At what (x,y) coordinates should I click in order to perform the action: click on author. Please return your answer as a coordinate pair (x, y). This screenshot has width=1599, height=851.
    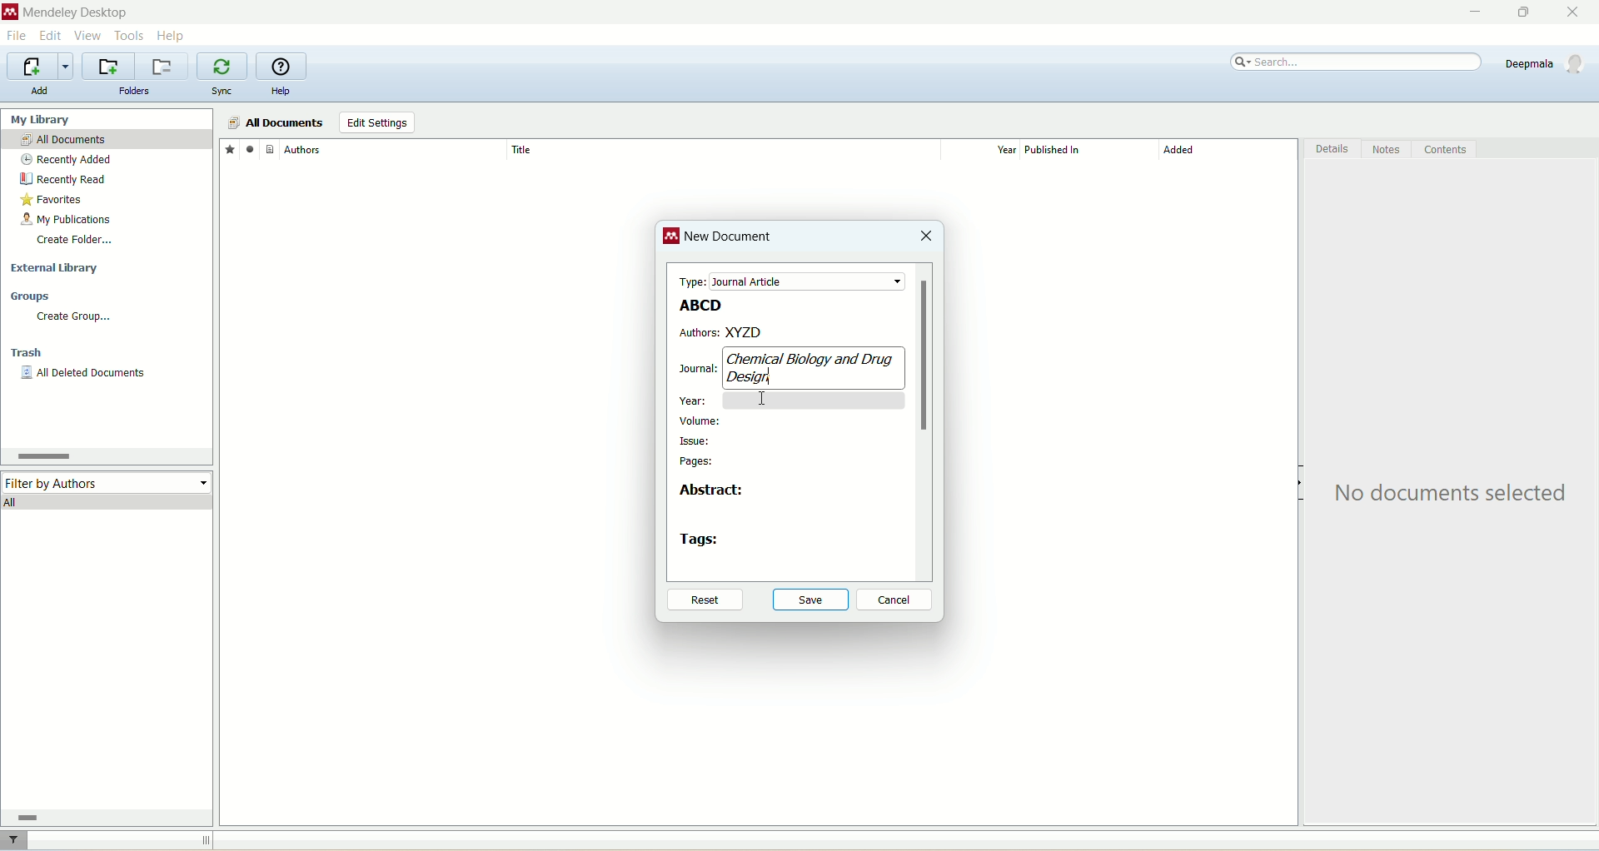
    Looking at the image, I should click on (395, 150).